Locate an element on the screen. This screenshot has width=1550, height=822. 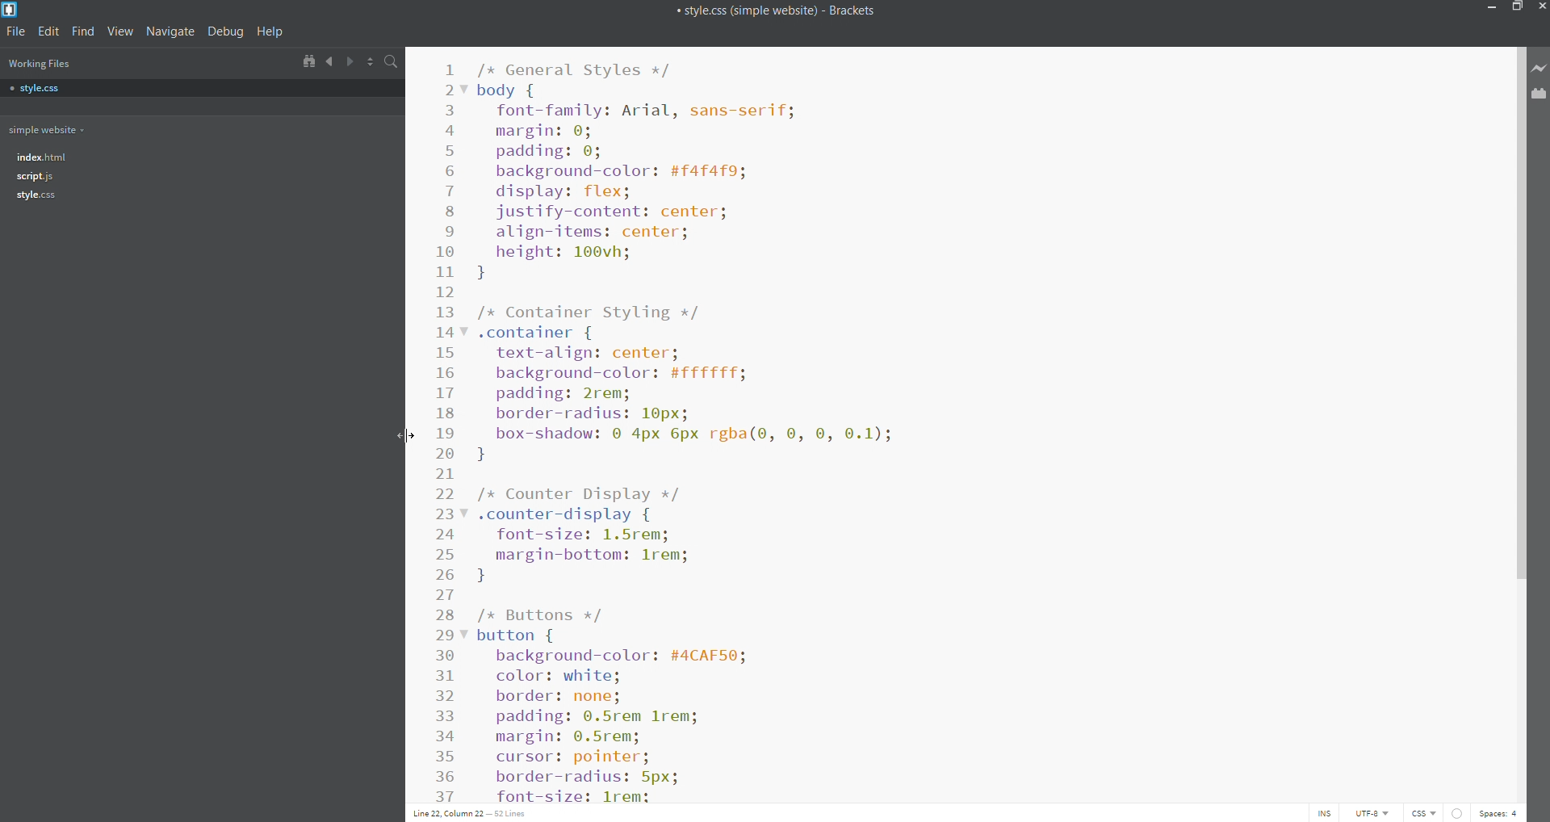
view is located at coordinates (119, 32).